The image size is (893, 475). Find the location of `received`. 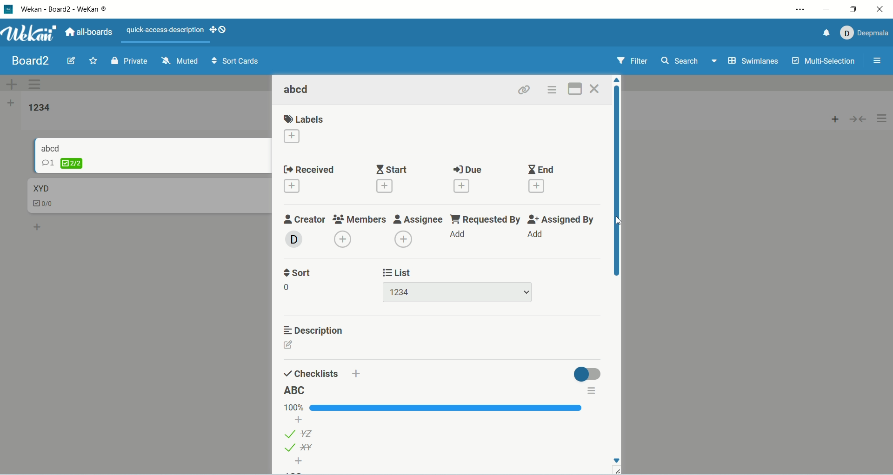

received is located at coordinates (309, 169).